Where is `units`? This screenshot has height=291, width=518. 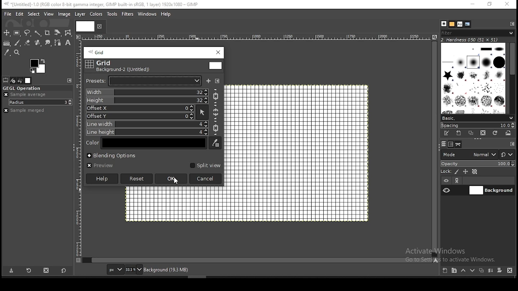 units is located at coordinates (115, 269).